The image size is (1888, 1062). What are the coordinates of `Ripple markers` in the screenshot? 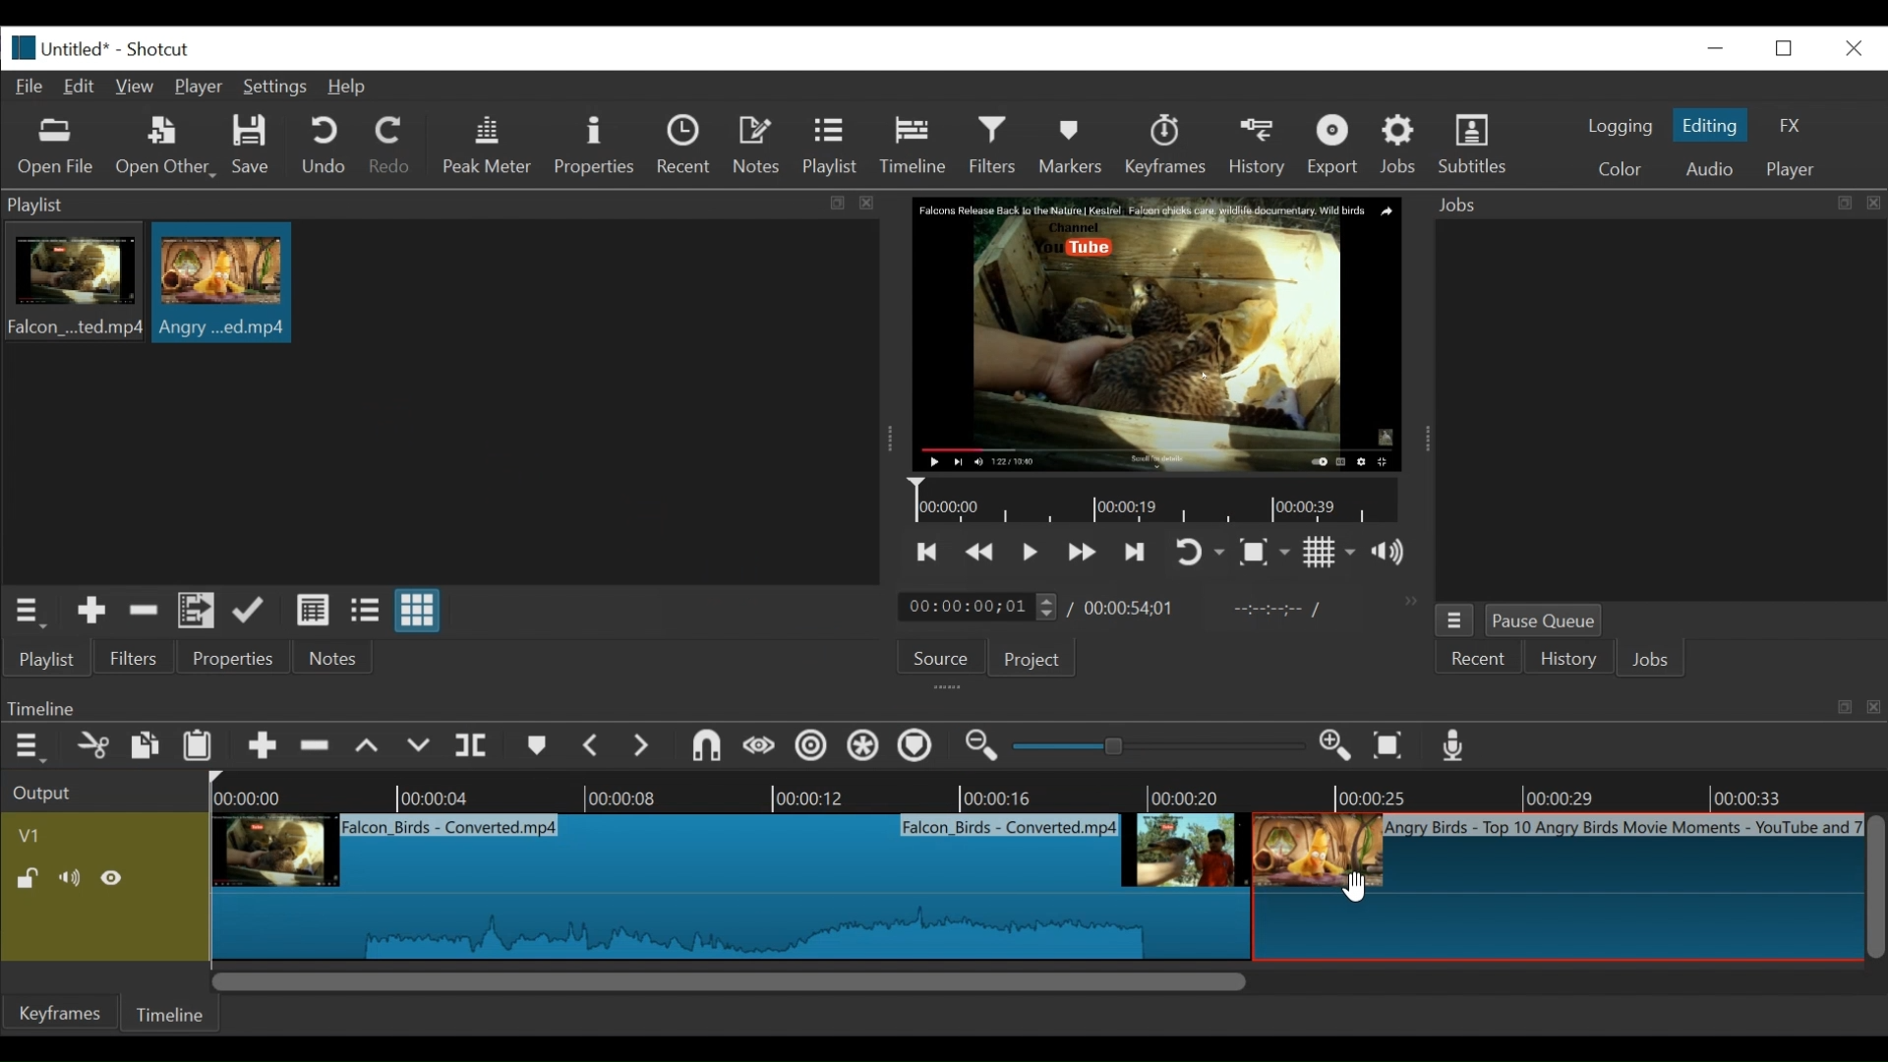 It's located at (919, 748).